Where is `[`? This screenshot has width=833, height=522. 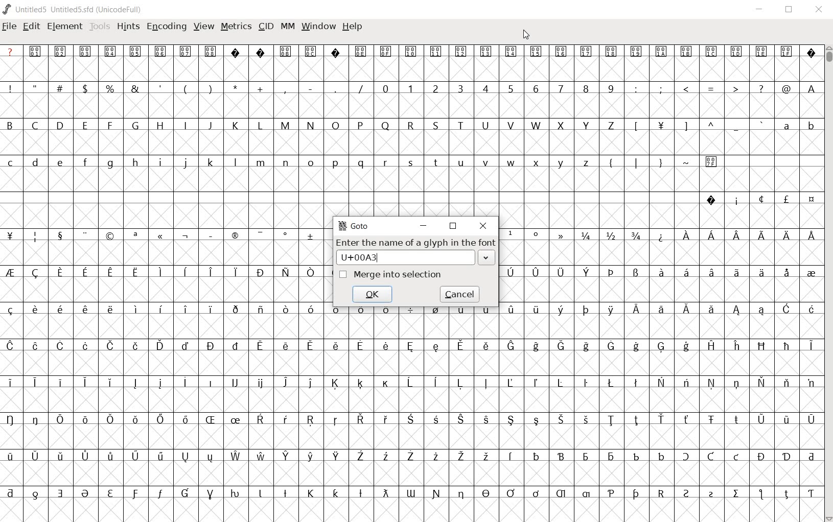
[ is located at coordinates (635, 127).